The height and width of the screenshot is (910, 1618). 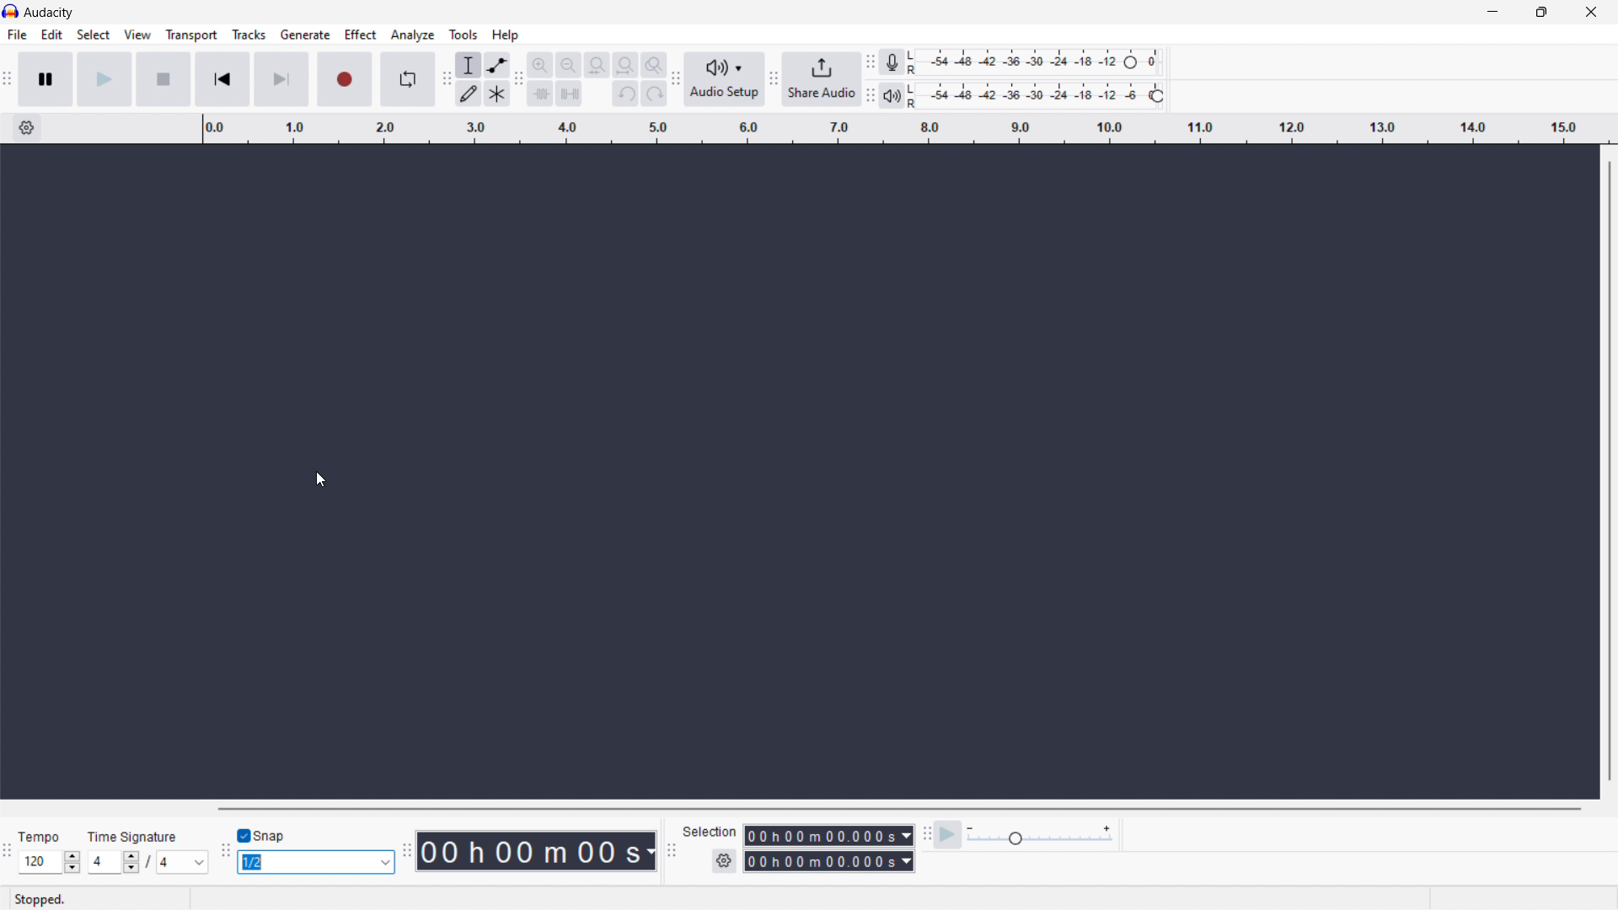 I want to click on pause, so click(x=46, y=79).